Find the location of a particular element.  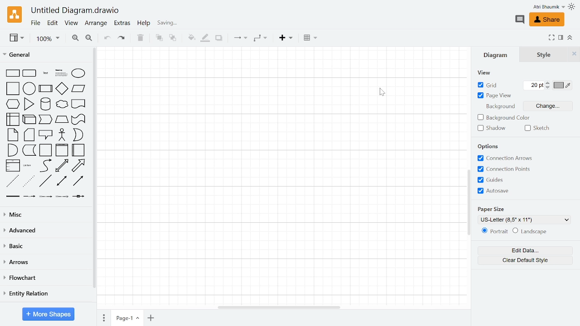

To back is located at coordinates (171, 39).